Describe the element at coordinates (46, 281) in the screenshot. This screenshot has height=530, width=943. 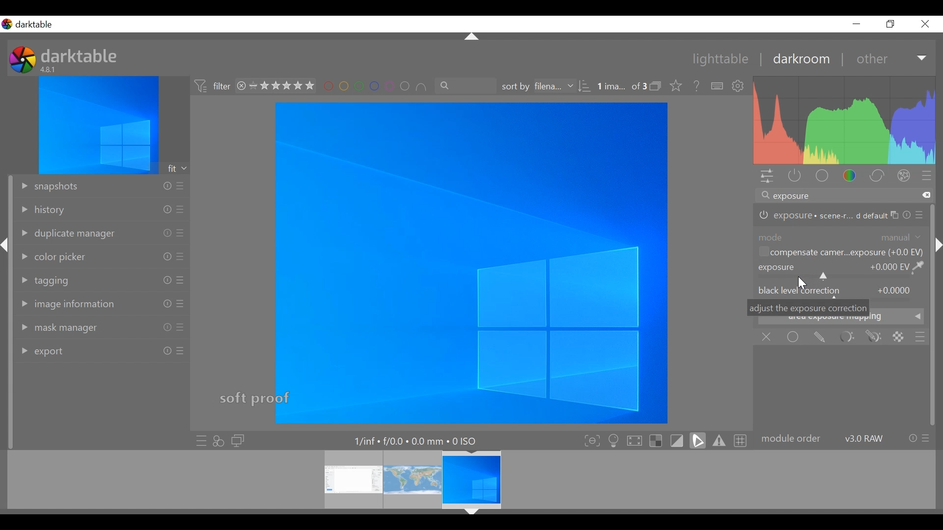
I see `tagging` at that location.